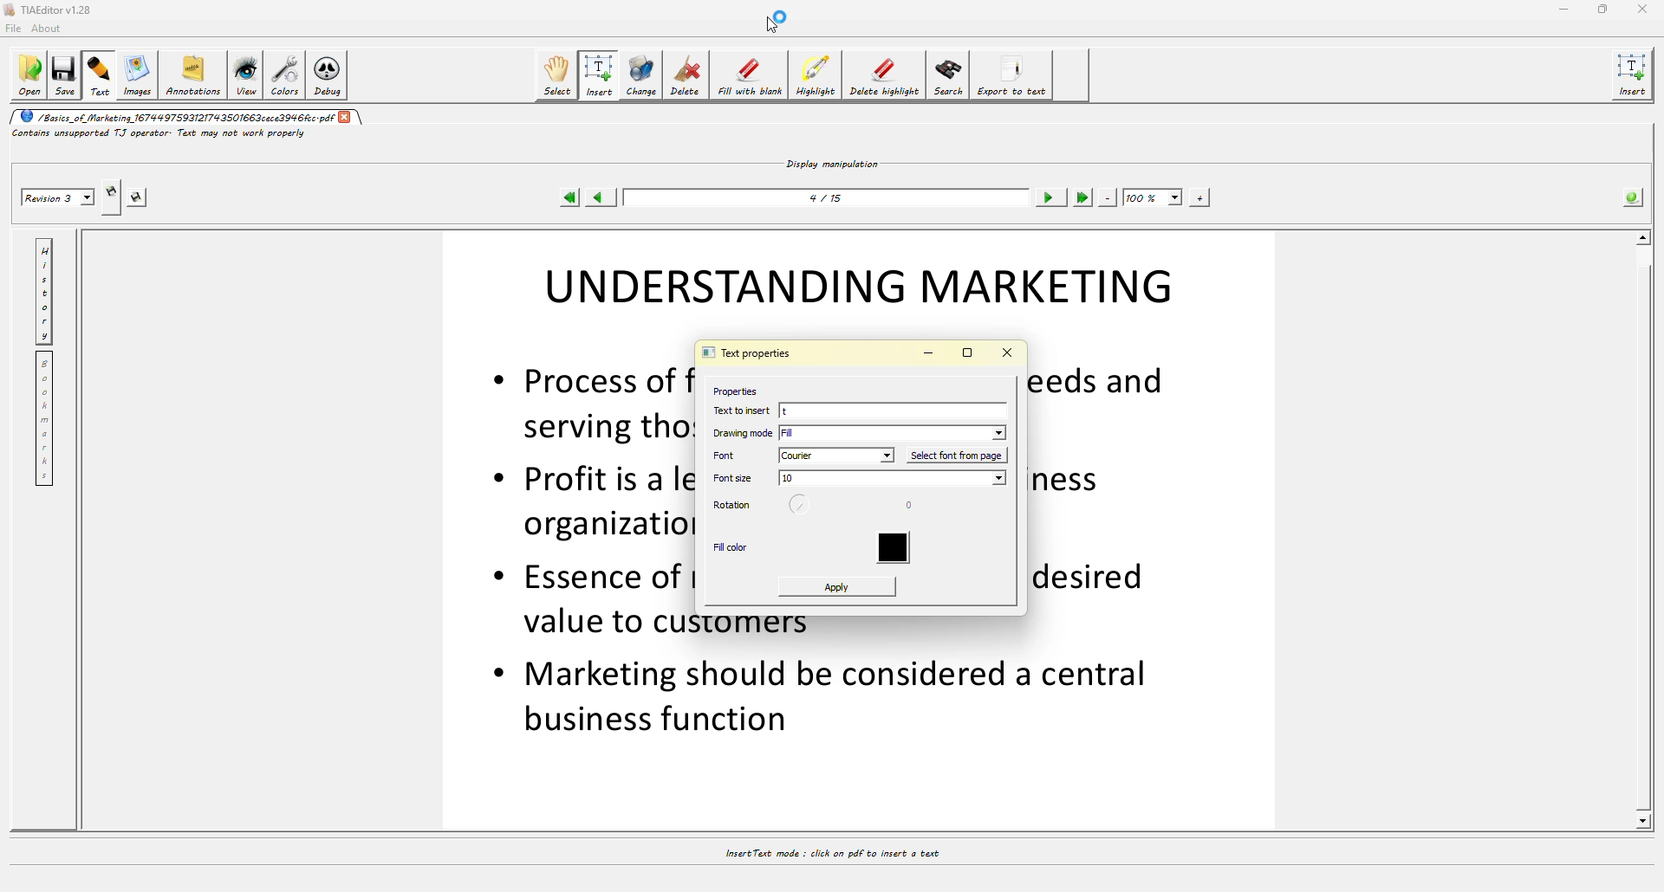 The image size is (1664, 892). Describe the element at coordinates (837, 456) in the screenshot. I see `courier` at that location.